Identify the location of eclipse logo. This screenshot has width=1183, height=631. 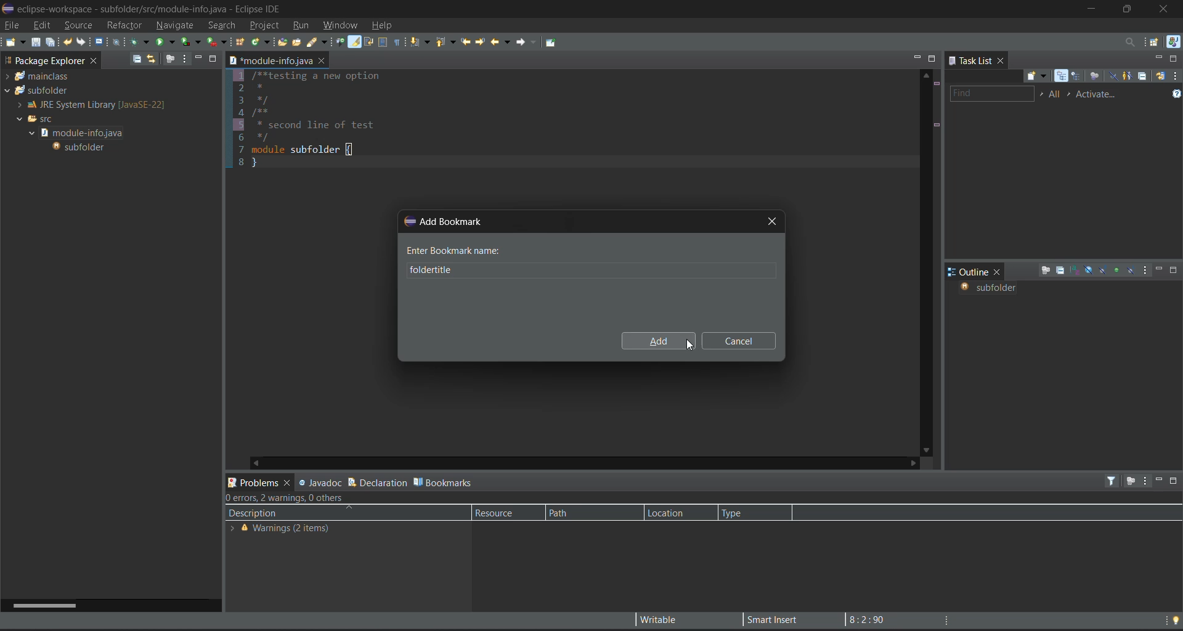
(7, 9).